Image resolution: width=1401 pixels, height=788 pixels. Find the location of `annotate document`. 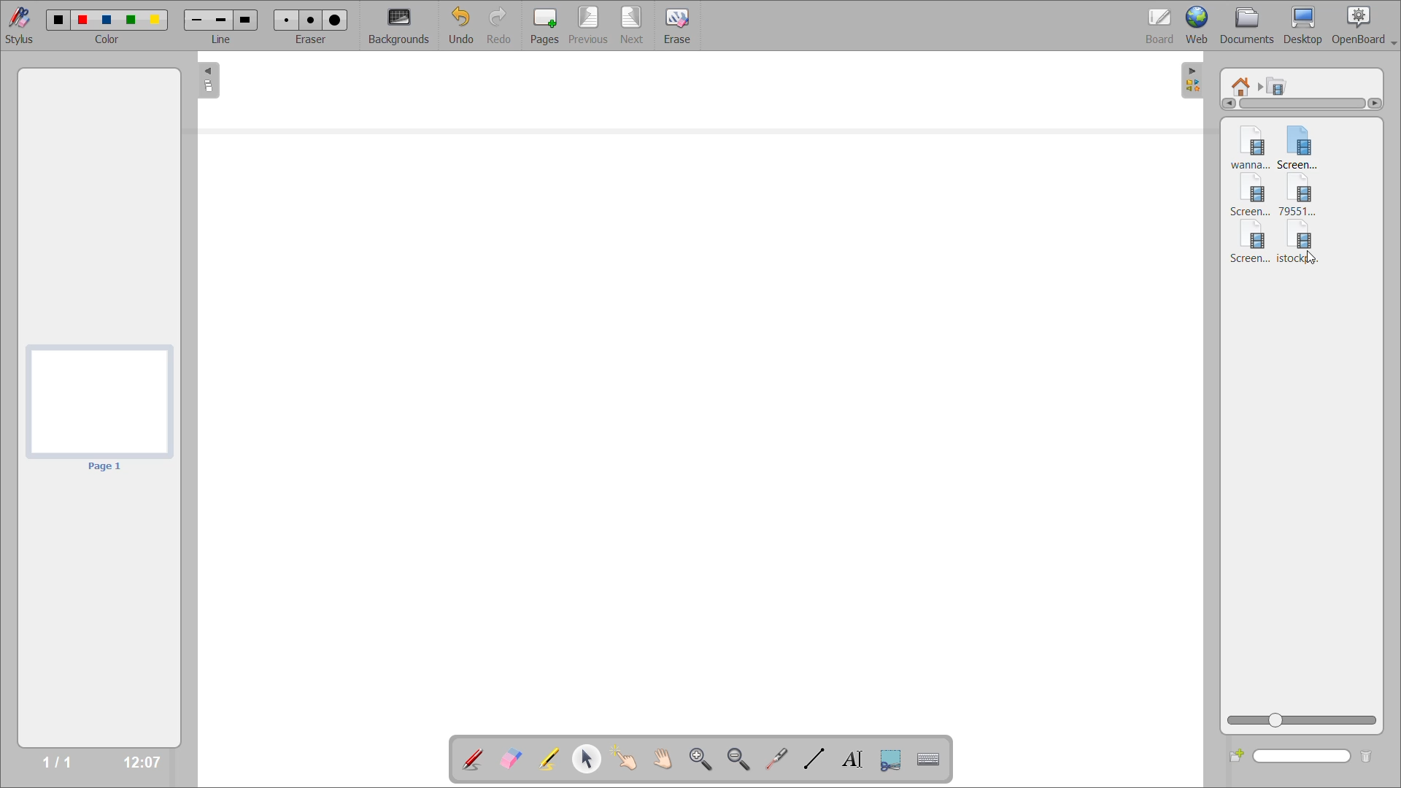

annotate document is located at coordinates (472, 757).